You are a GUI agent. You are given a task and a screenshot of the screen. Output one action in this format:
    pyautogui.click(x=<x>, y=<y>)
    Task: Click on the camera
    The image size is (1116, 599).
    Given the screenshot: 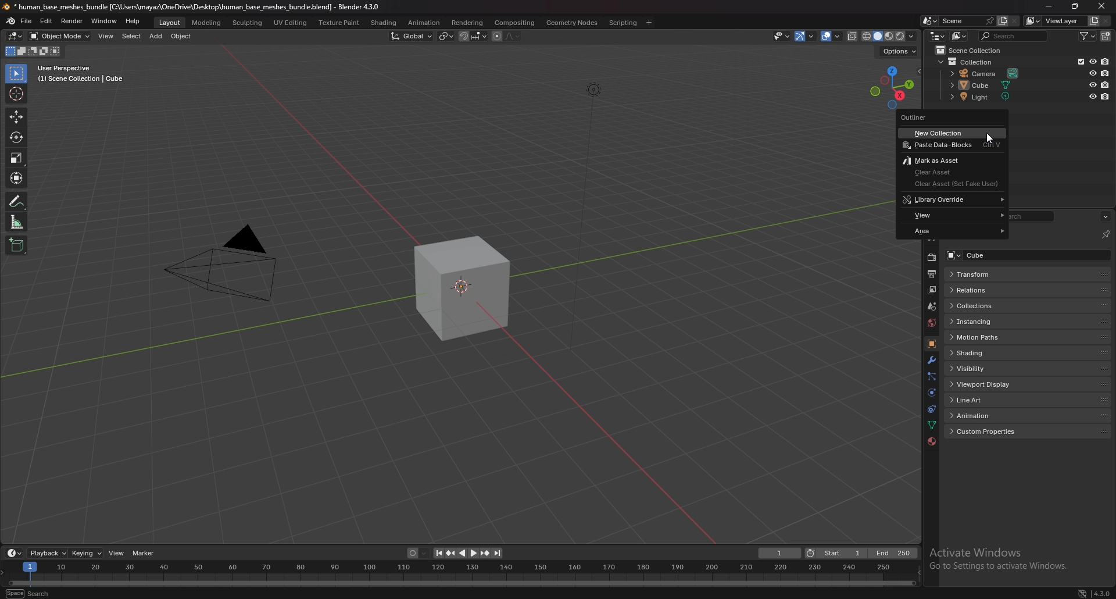 What is the action you would take?
    pyautogui.click(x=226, y=266)
    